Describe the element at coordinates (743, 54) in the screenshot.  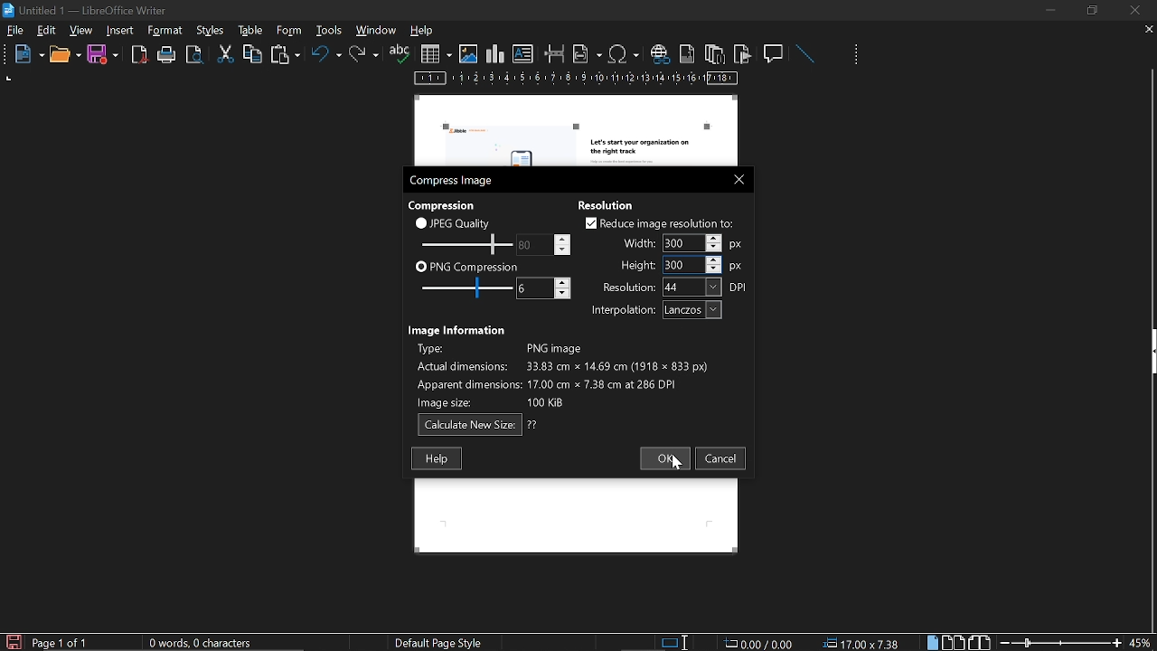
I see `insert bookmark` at that location.